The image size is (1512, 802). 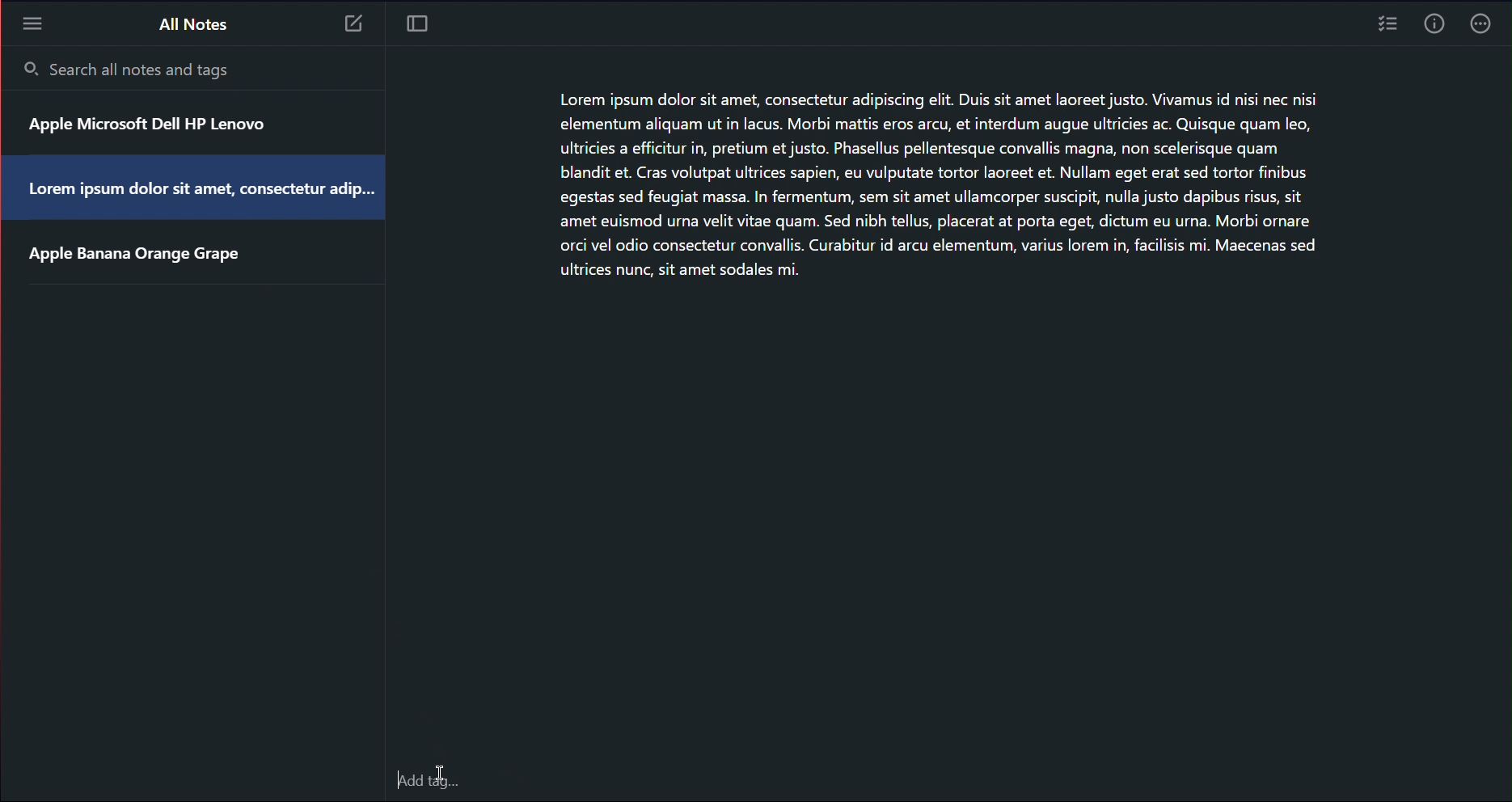 What do you see at coordinates (130, 70) in the screenshot?
I see `Search all notes and tags` at bounding box center [130, 70].